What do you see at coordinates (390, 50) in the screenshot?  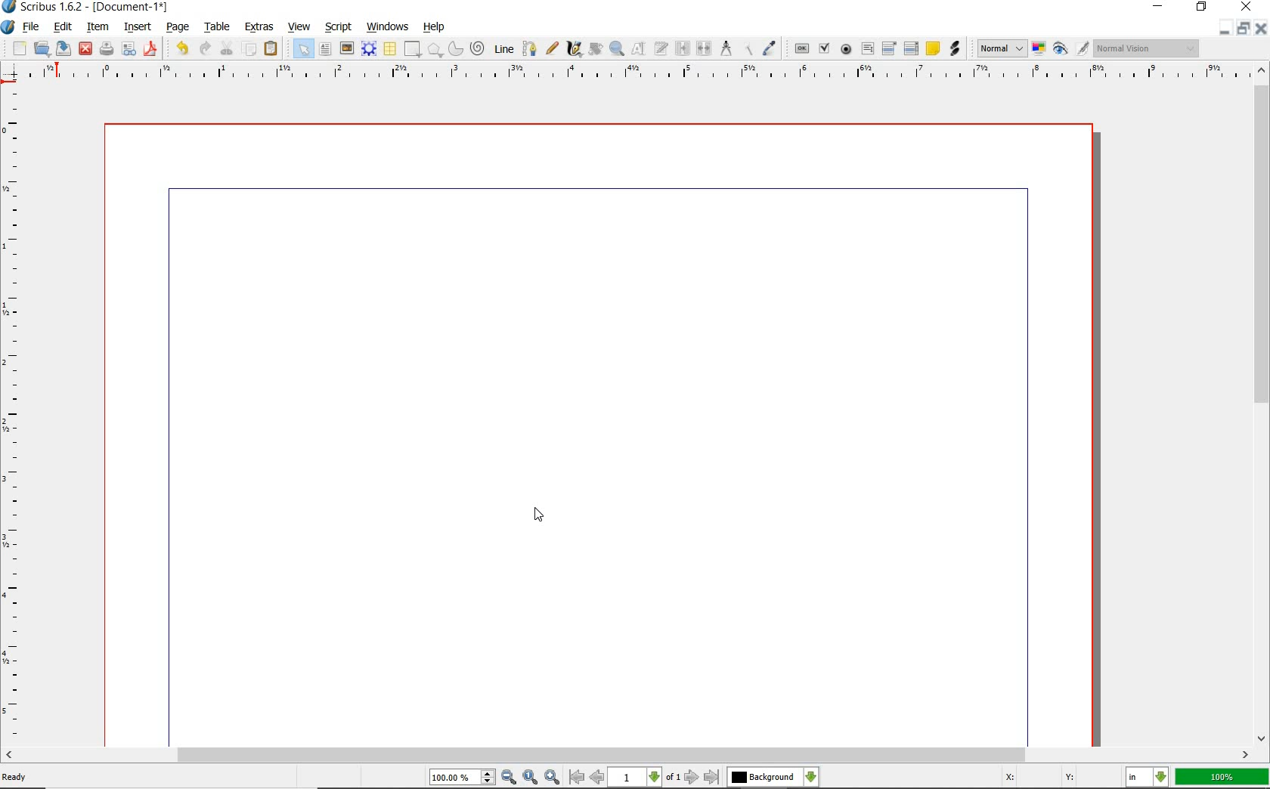 I see `table` at bounding box center [390, 50].